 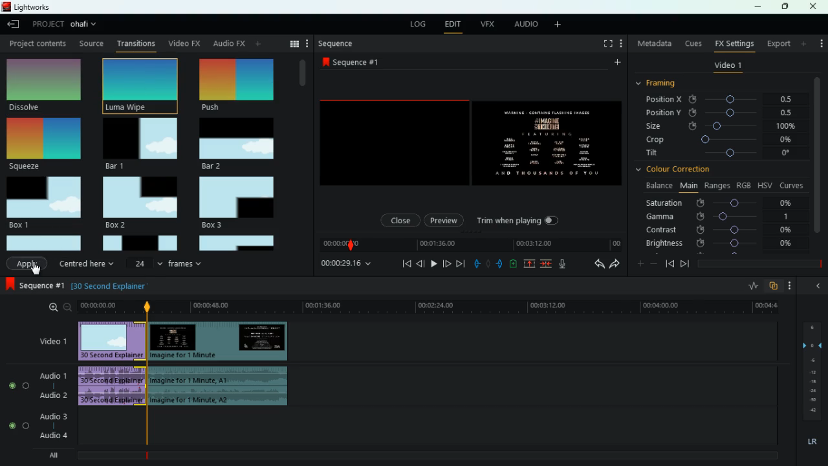 What do you see at coordinates (623, 45) in the screenshot?
I see `more` at bounding box center [623, 45].